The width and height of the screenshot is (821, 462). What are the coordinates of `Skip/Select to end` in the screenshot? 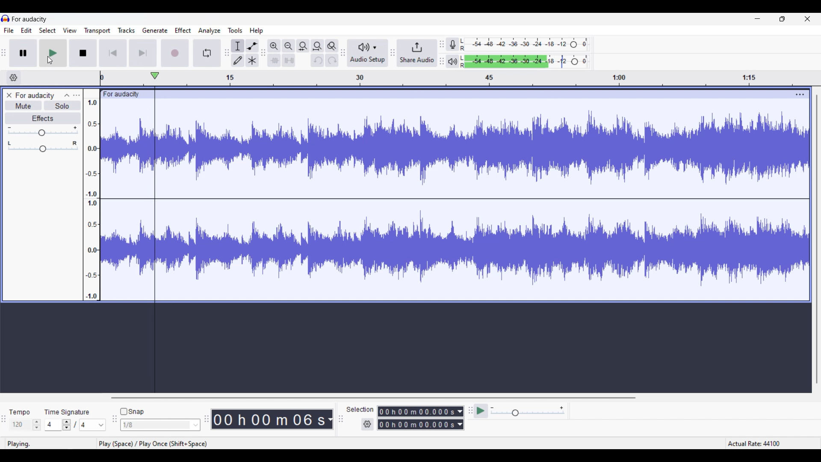 It's located at (143, 53).